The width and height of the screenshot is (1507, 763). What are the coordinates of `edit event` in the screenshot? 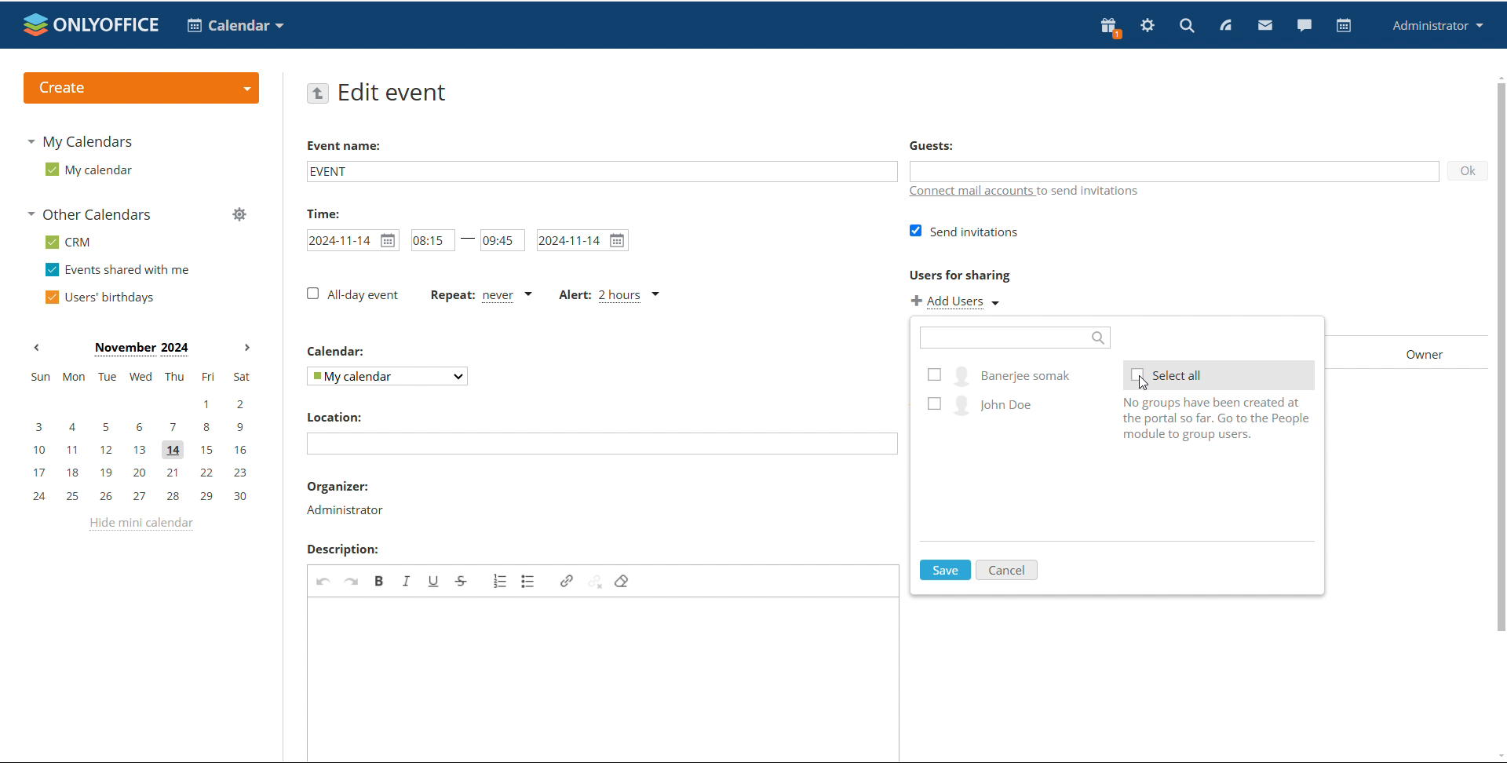 It's located at (397, 93).